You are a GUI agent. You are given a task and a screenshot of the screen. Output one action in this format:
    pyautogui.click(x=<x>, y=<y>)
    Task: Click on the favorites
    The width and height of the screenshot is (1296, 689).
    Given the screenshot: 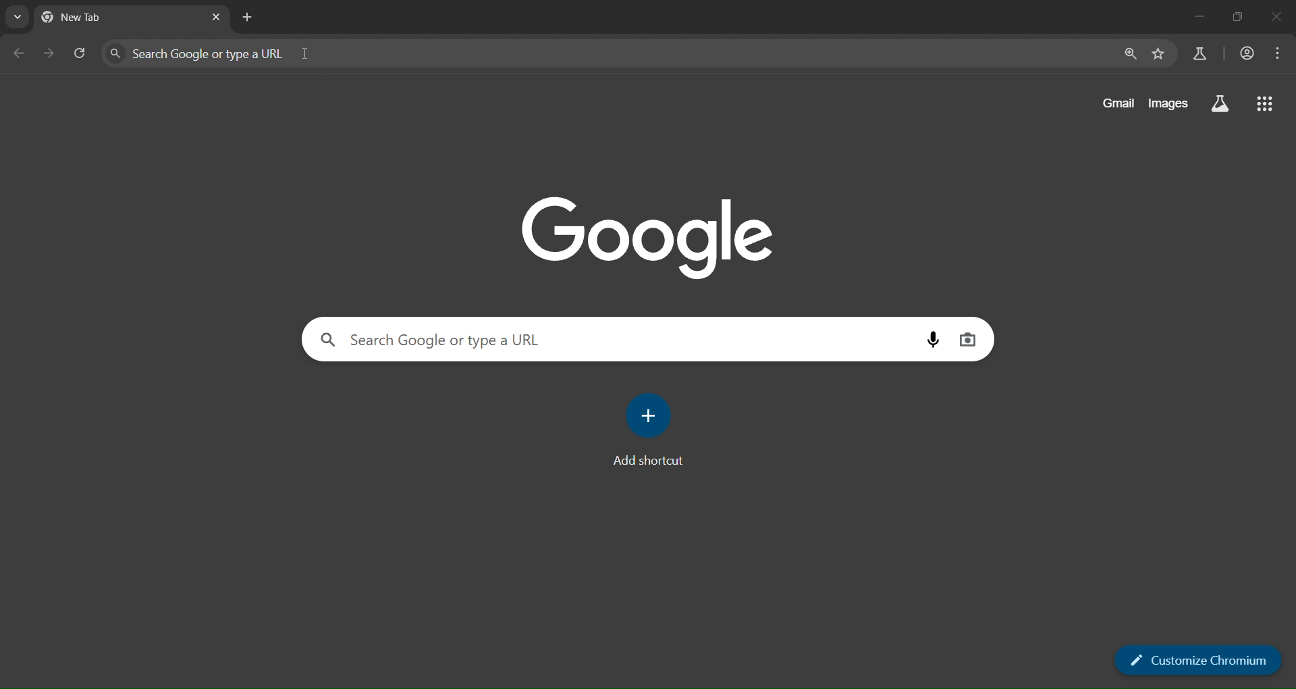 What is the action you would take?
    pyautogui.click(x=1159, y=54)
    